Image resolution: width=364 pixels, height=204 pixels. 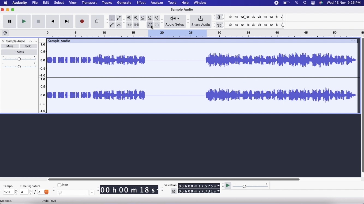 I want to click on Mute, so click(x=10, y=46).